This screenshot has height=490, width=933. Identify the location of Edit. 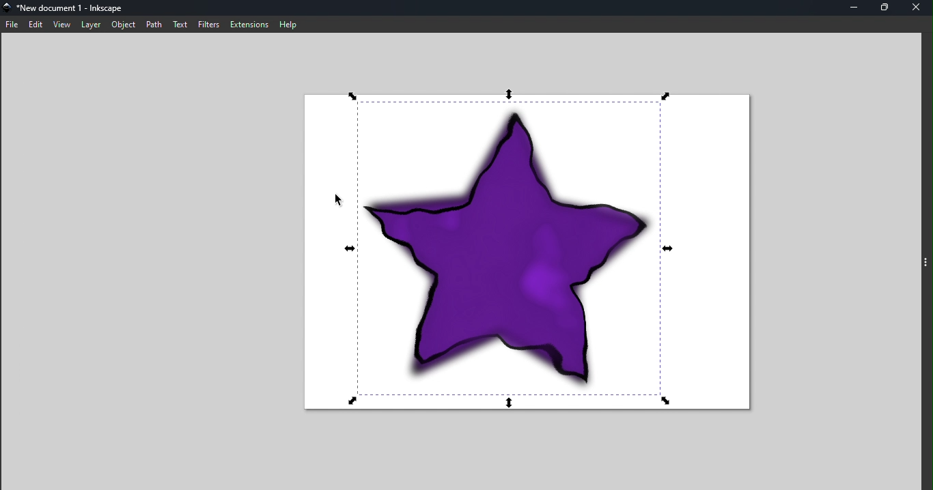
(38, 25).